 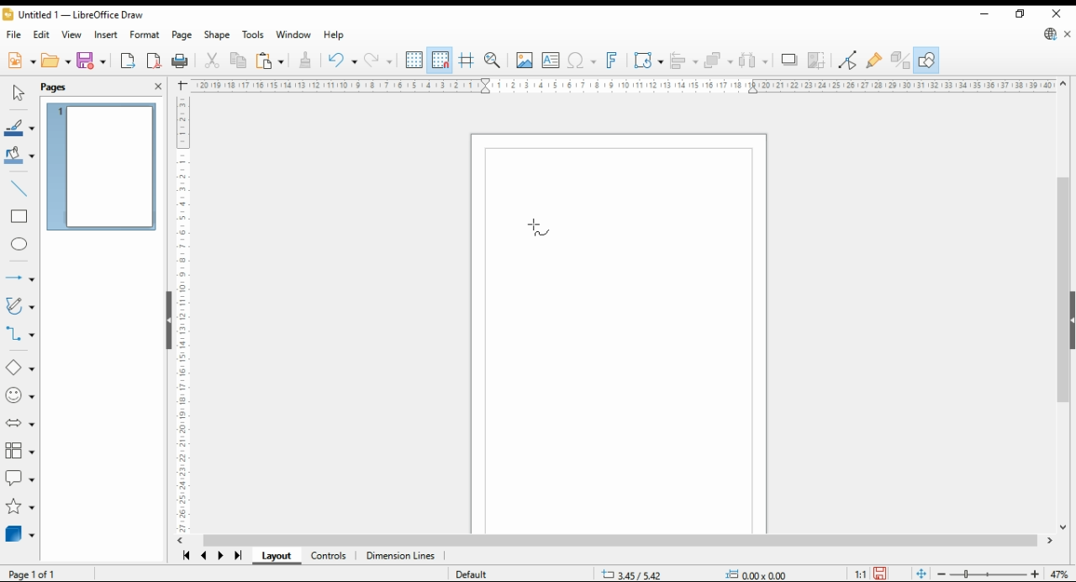 I want to click on previous page, so click(x=205, y=555).